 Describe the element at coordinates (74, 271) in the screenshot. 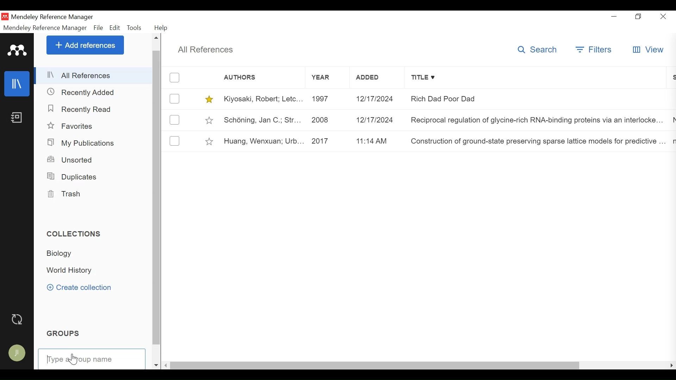

I see `World History` at that location.